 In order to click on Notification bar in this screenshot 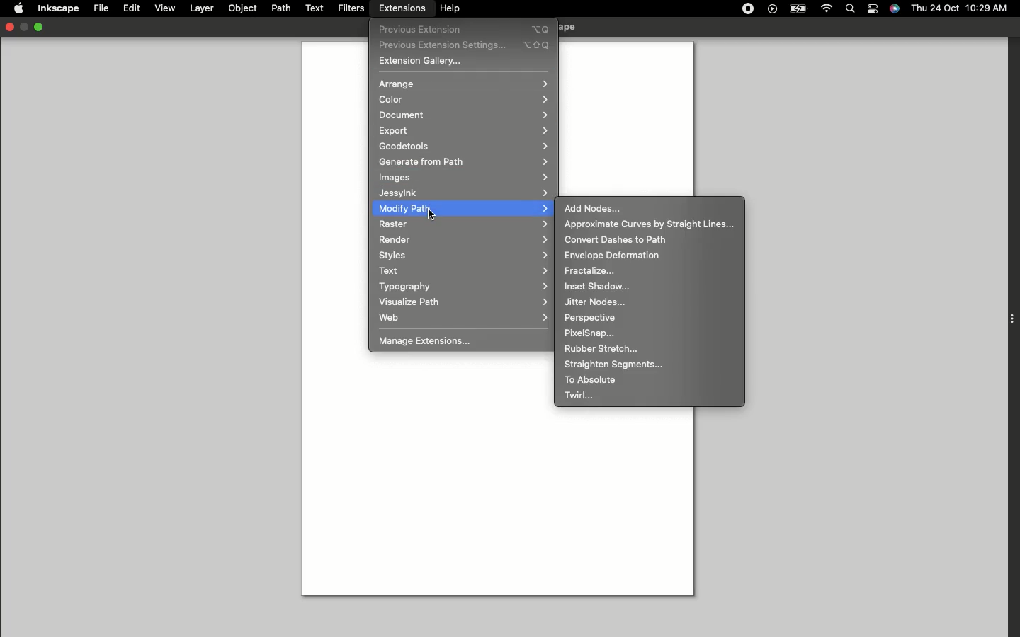, I will do `click(873, 9)`.